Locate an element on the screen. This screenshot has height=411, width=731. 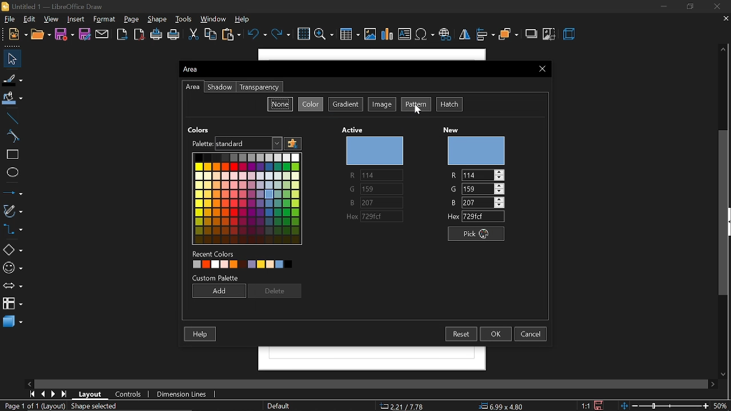
print is located at coordinates (175, 36).